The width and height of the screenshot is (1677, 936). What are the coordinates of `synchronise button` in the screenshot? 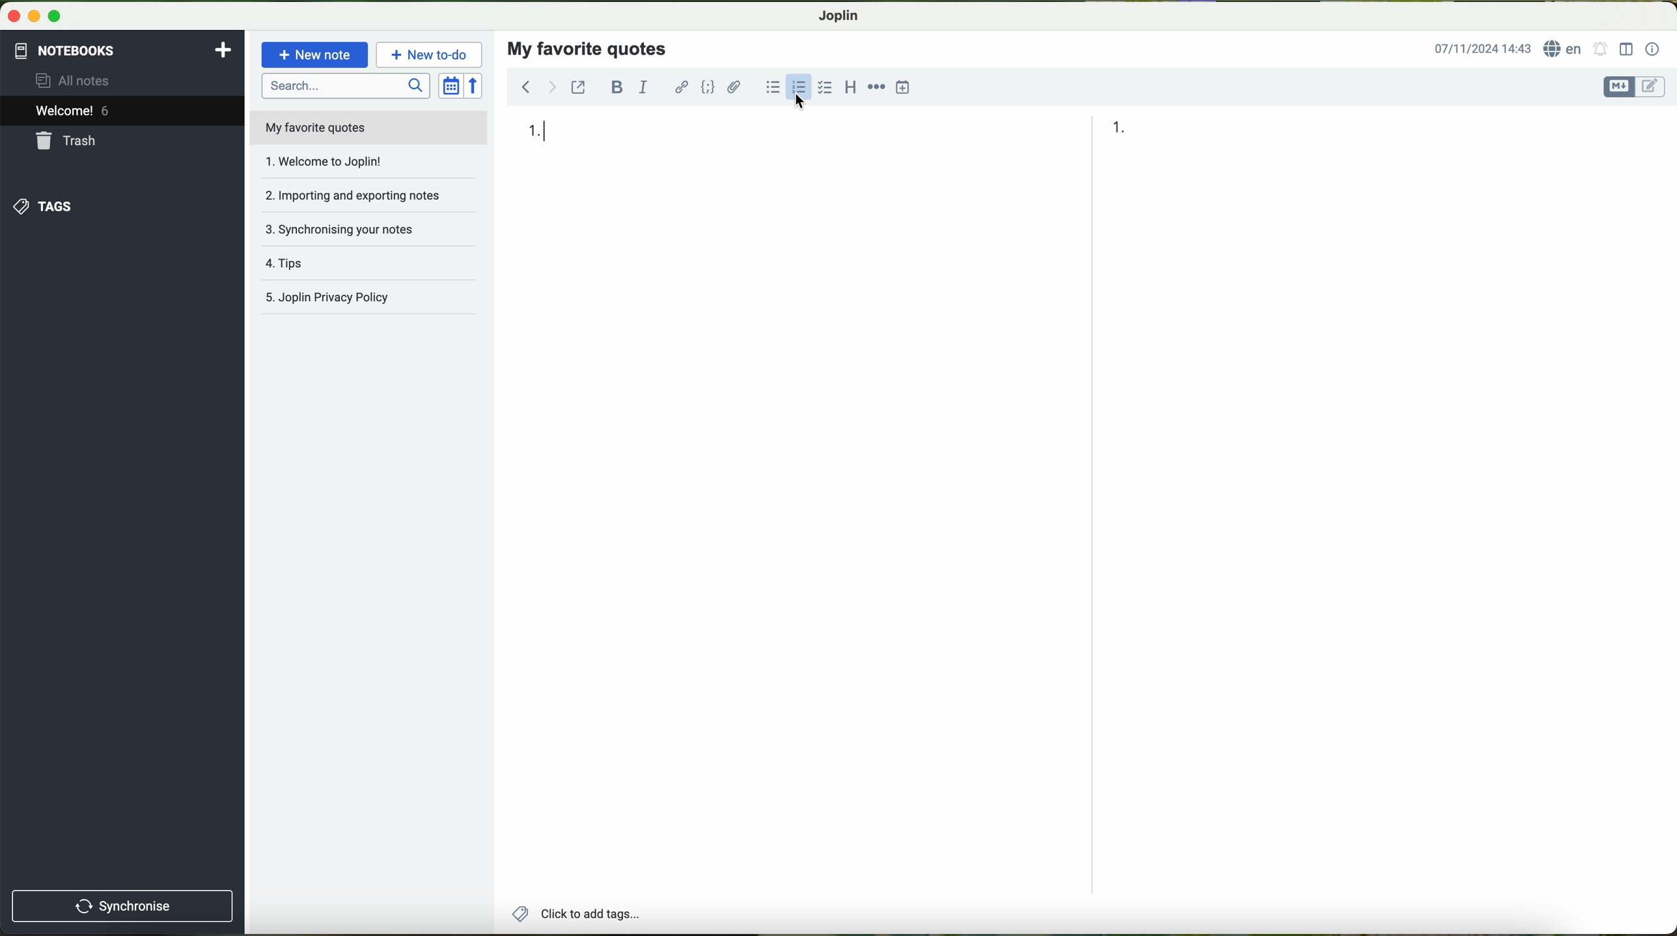 It's located at (124, 907).